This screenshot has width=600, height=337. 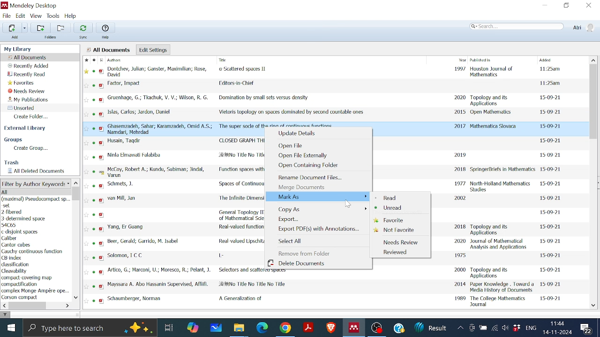 I want to click on classification, so click(x=17, y=264).